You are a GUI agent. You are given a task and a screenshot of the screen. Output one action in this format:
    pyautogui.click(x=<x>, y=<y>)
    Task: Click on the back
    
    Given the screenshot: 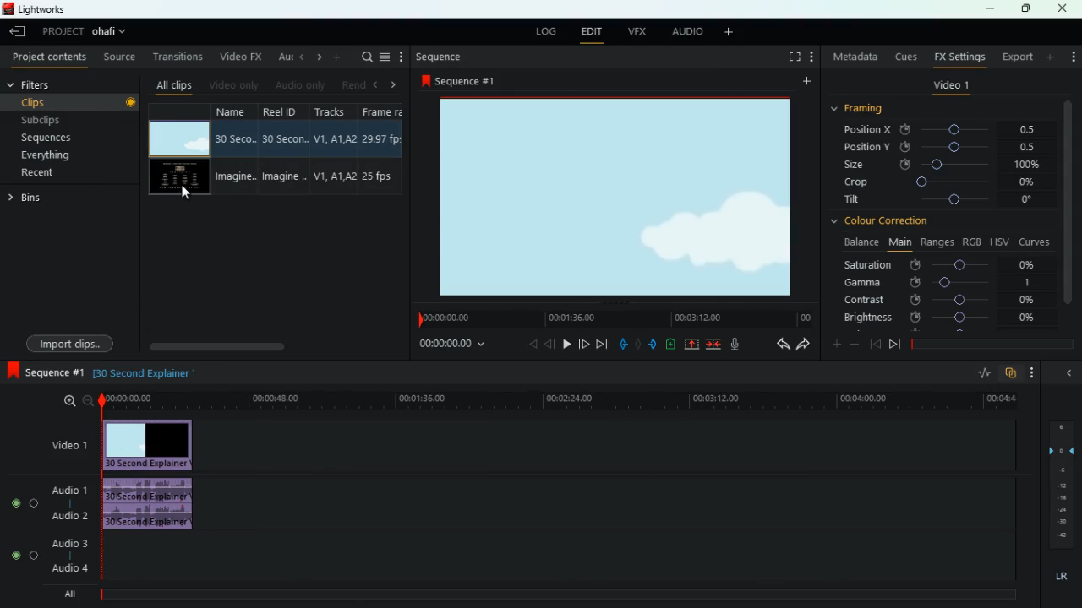 What is the action you would take?
    pyautogui.click(x=875, y=344)
    